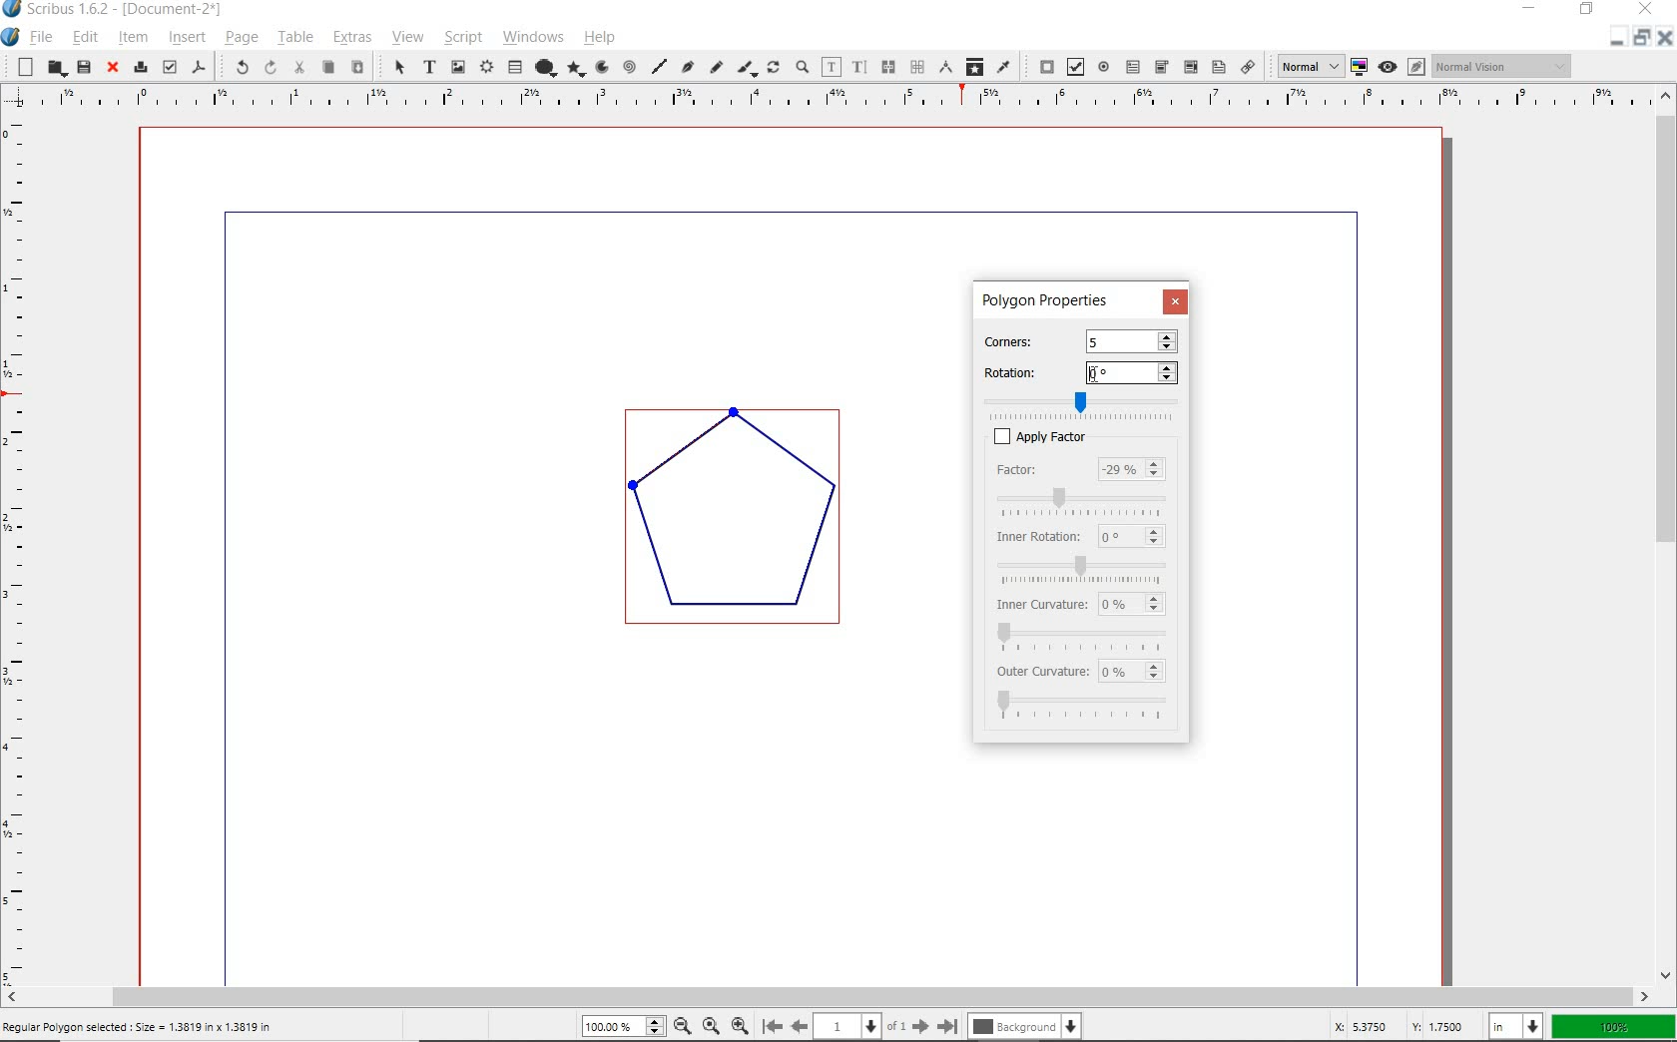  I want to click on help, so click(603, 40).